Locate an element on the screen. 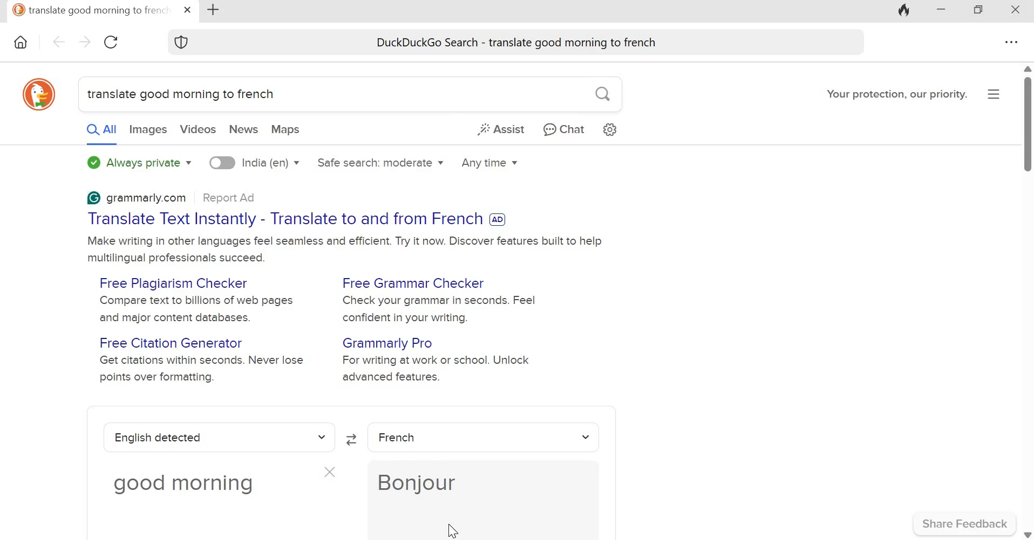  Safe search: moderate is located at coordinates (382, 163).